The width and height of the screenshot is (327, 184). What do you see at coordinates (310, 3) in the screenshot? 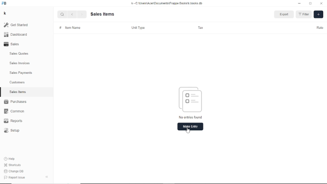
I see `Toggle between form and full width` at bounding box center [310, 3].